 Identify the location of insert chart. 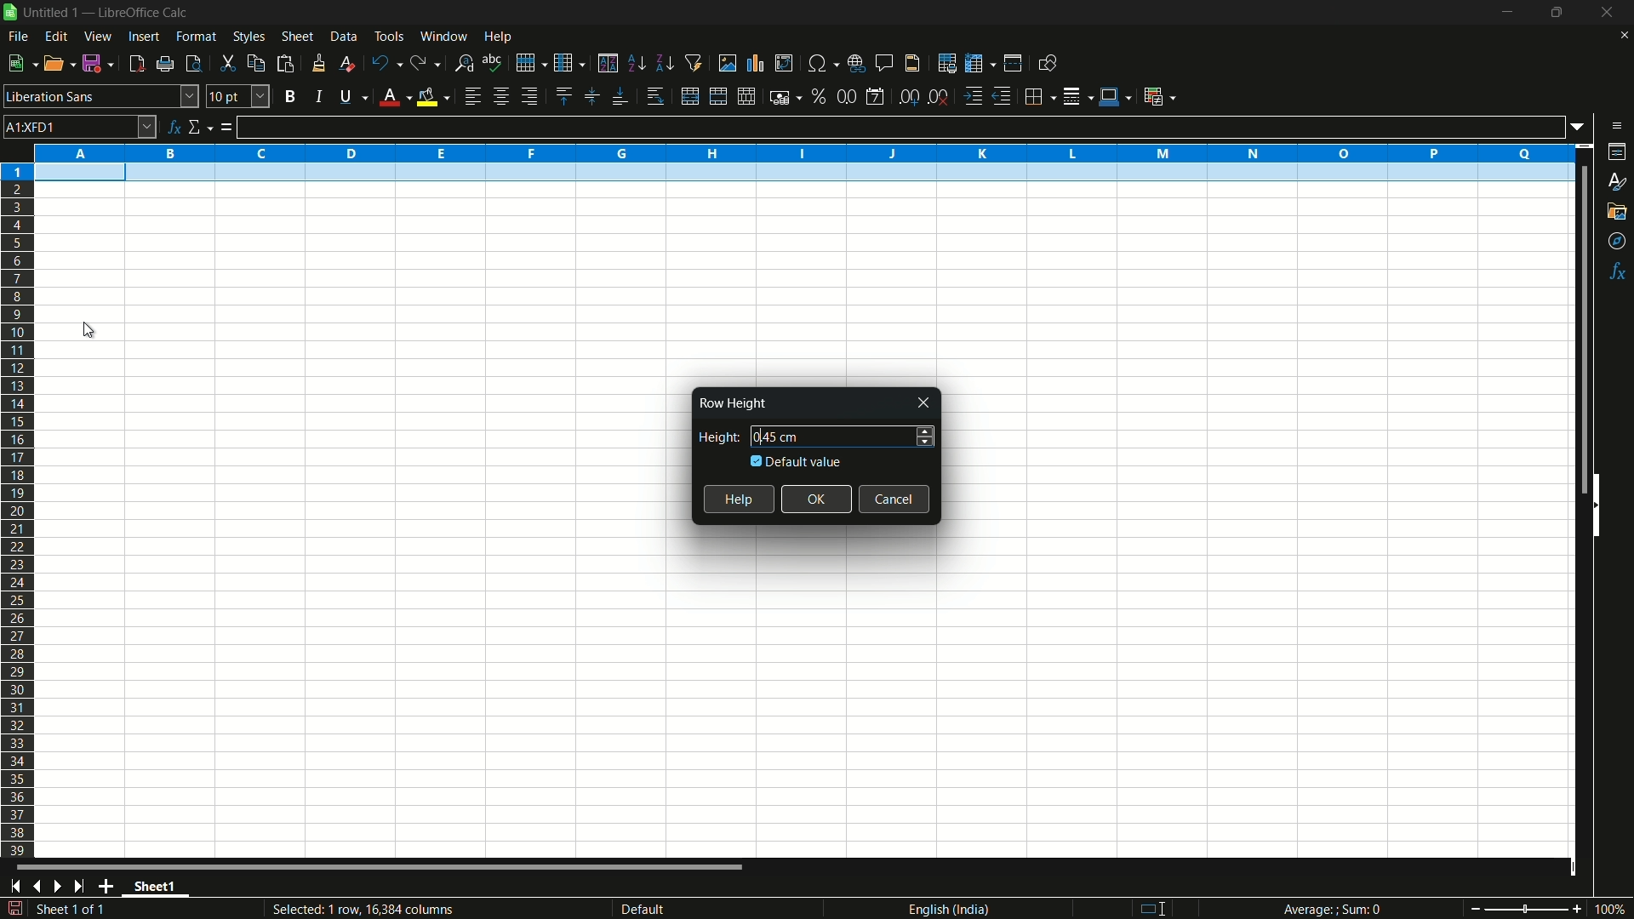
(756, 62).